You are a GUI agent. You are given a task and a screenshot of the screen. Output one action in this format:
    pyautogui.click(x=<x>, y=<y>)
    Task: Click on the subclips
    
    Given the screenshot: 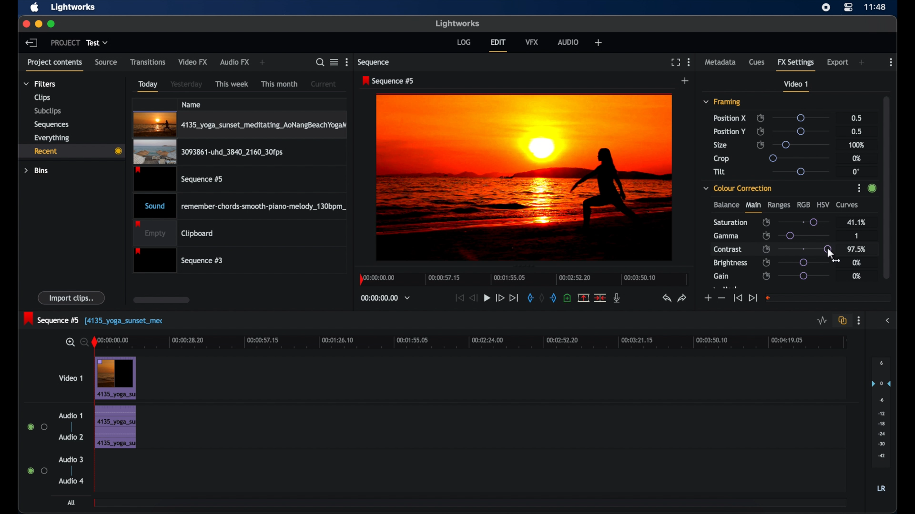 What is the action you would take?
    pyautogui.click(x=47, y=112)
    